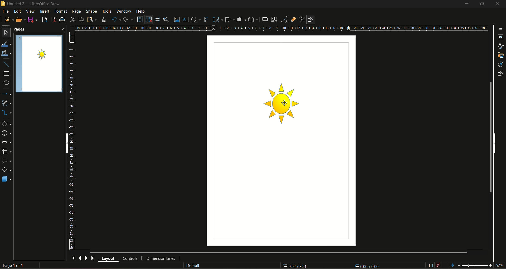  Describe the element at coordinates (93, 258) in the screenshot. I see `last` at that location.